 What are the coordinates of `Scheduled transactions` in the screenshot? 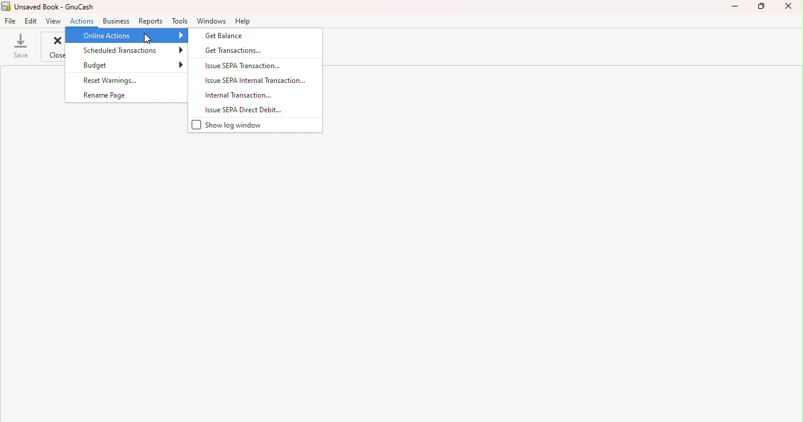 It's located at (125, 51).